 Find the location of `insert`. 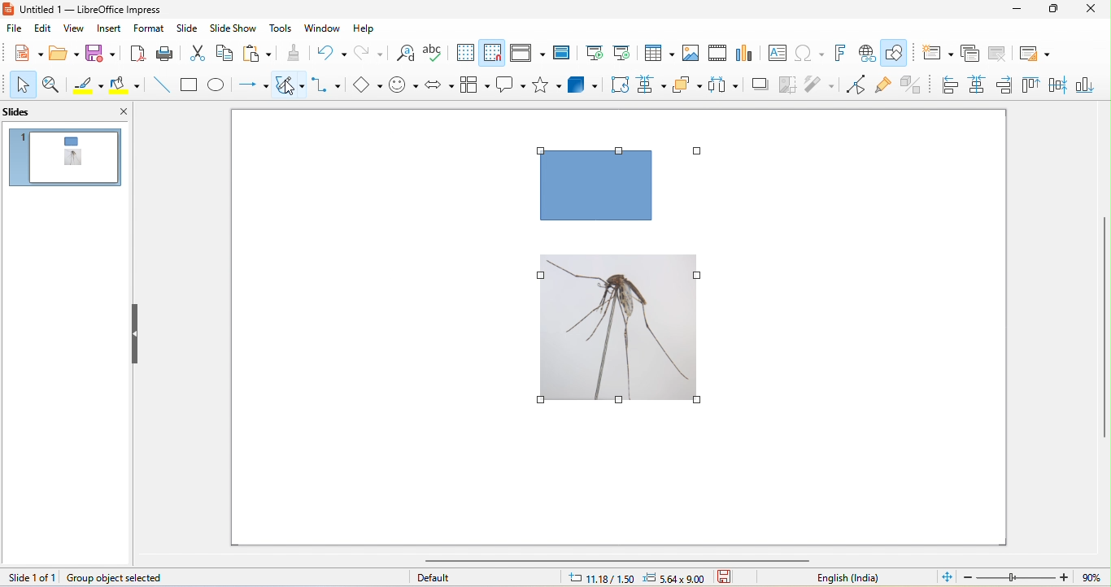

insert is located at coordinates (106, 32).